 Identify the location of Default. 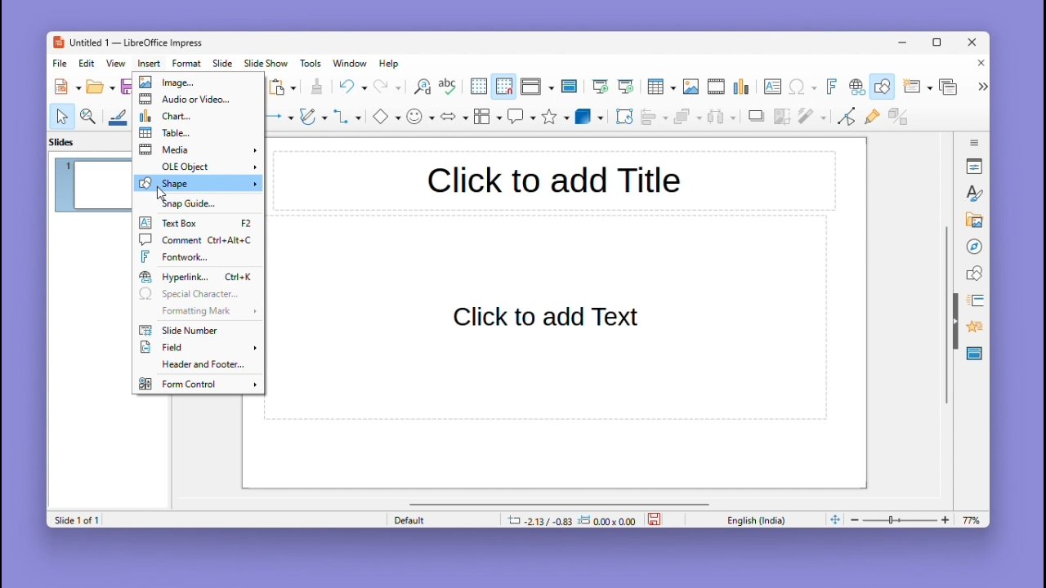
(440, 519).